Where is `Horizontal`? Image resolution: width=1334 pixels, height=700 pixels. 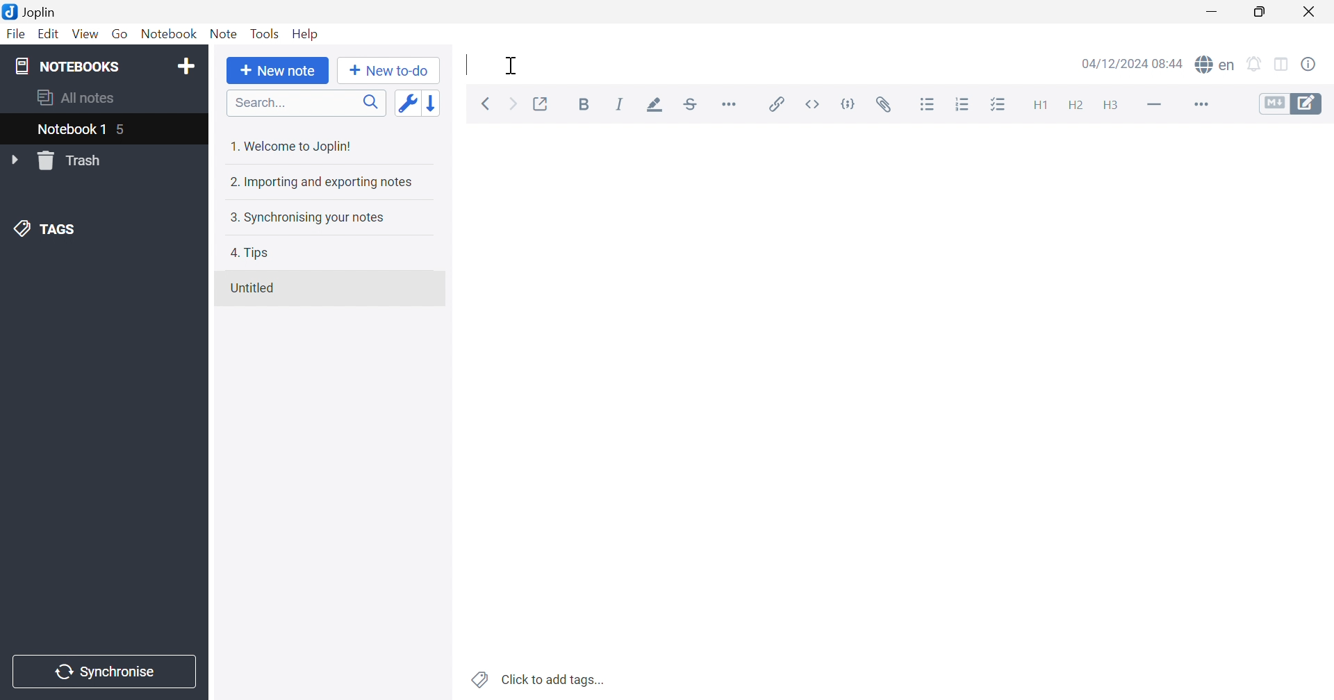 Horizontal is located at coordinates (729, 104).